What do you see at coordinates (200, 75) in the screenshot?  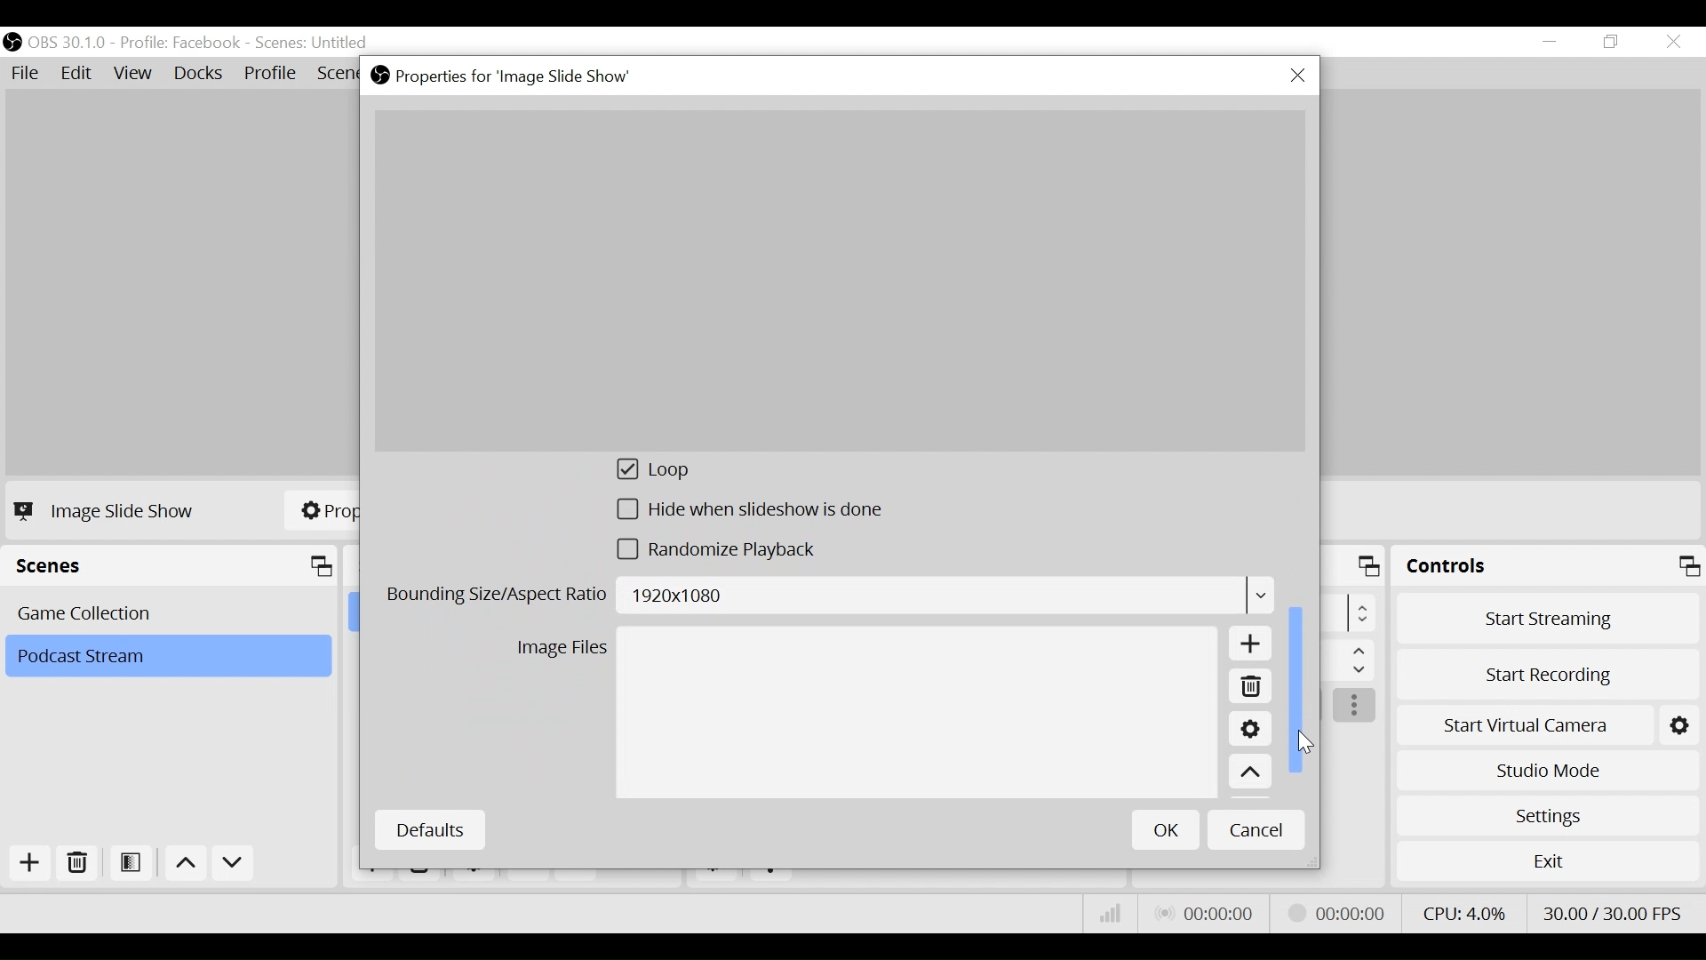 I see `Docks` at bounding box center [200, 75].